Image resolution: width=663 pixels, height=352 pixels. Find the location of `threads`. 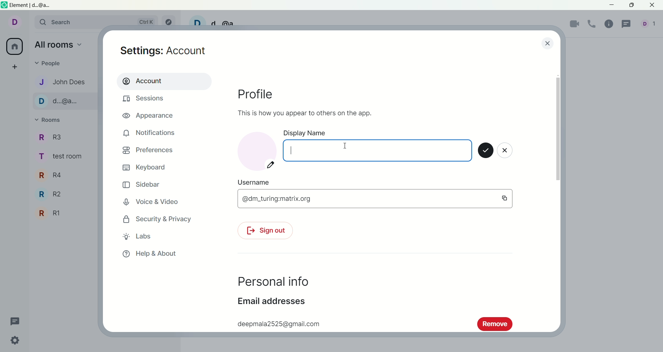

threads is located at coordinates (627, 24).